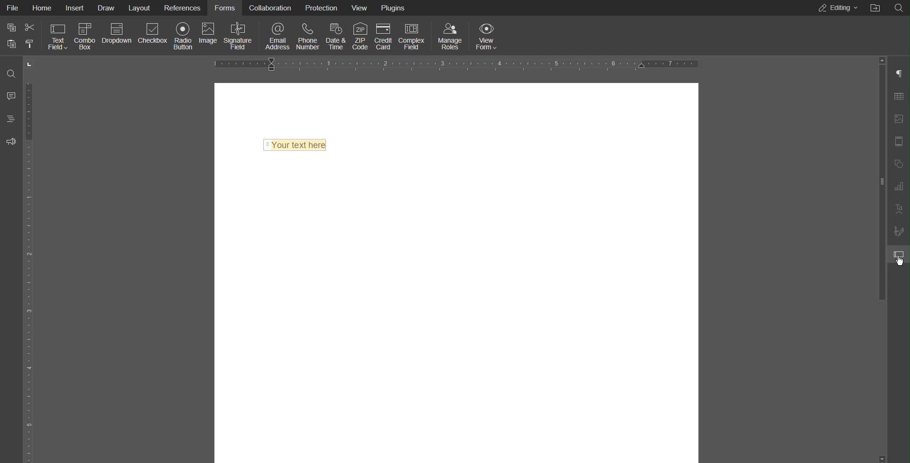 This screenshot has height=463, width=910. I want to click on Comments, so click(11, 94).